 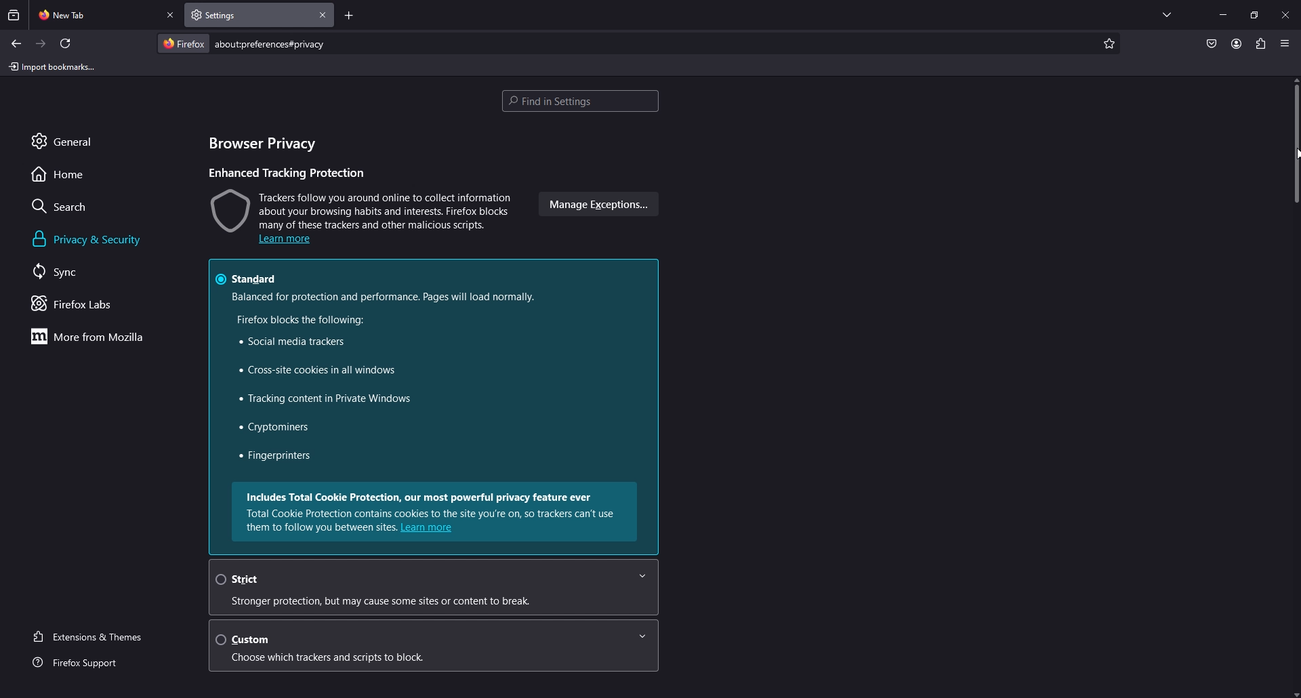 What do you see at coordinates (438, 638) in the screenshot?
I see ` Custom` at bounding box center [438, 638].